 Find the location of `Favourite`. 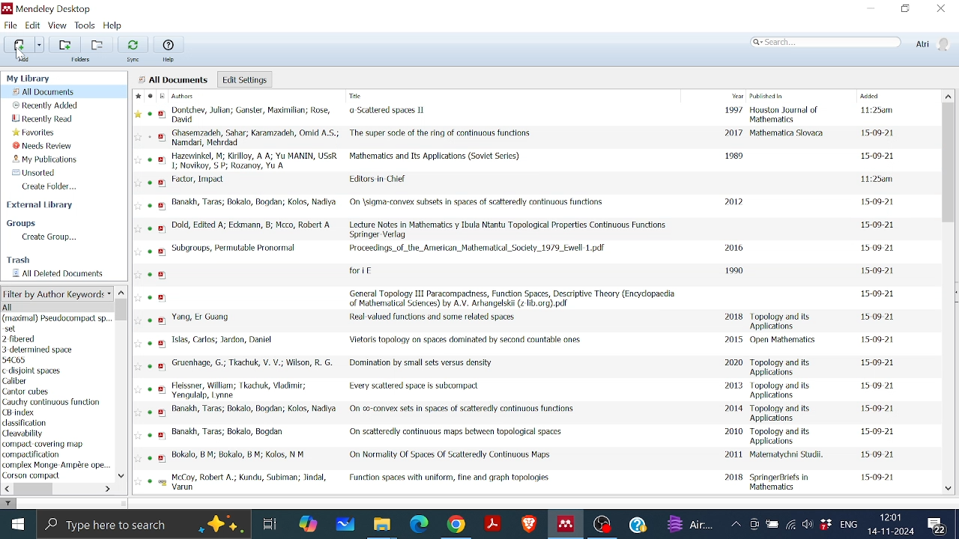

Favourite is located at coordinates (138, 207).